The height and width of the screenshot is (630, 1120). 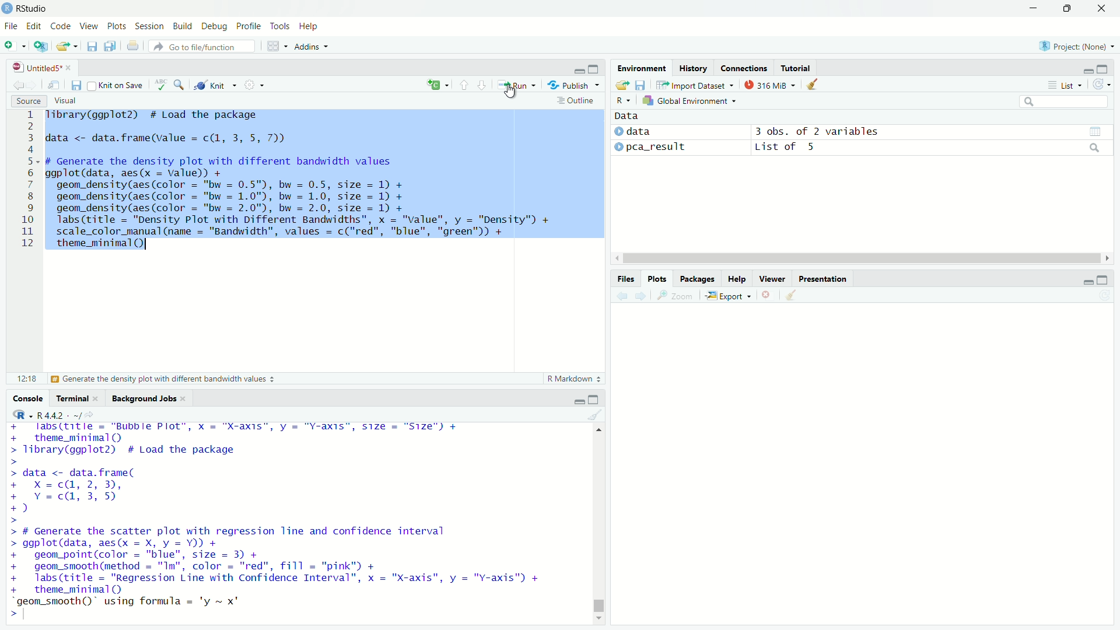 I want to click on Go forward to next source location, so click(x=30, y=85).